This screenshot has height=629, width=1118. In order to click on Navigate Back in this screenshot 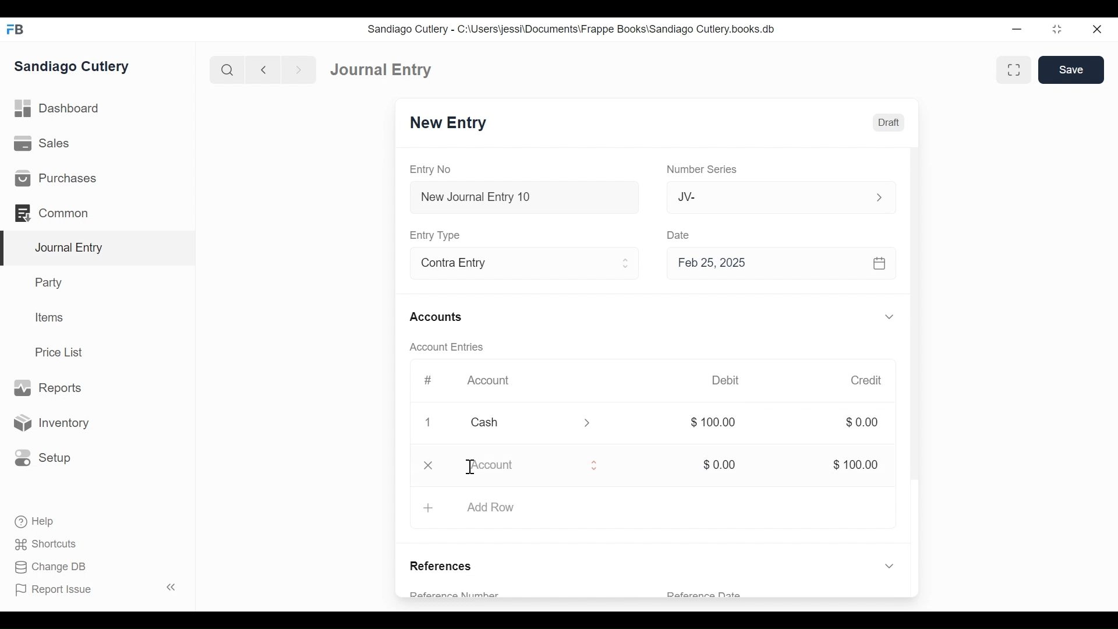, I will do `click(264, 70)`.